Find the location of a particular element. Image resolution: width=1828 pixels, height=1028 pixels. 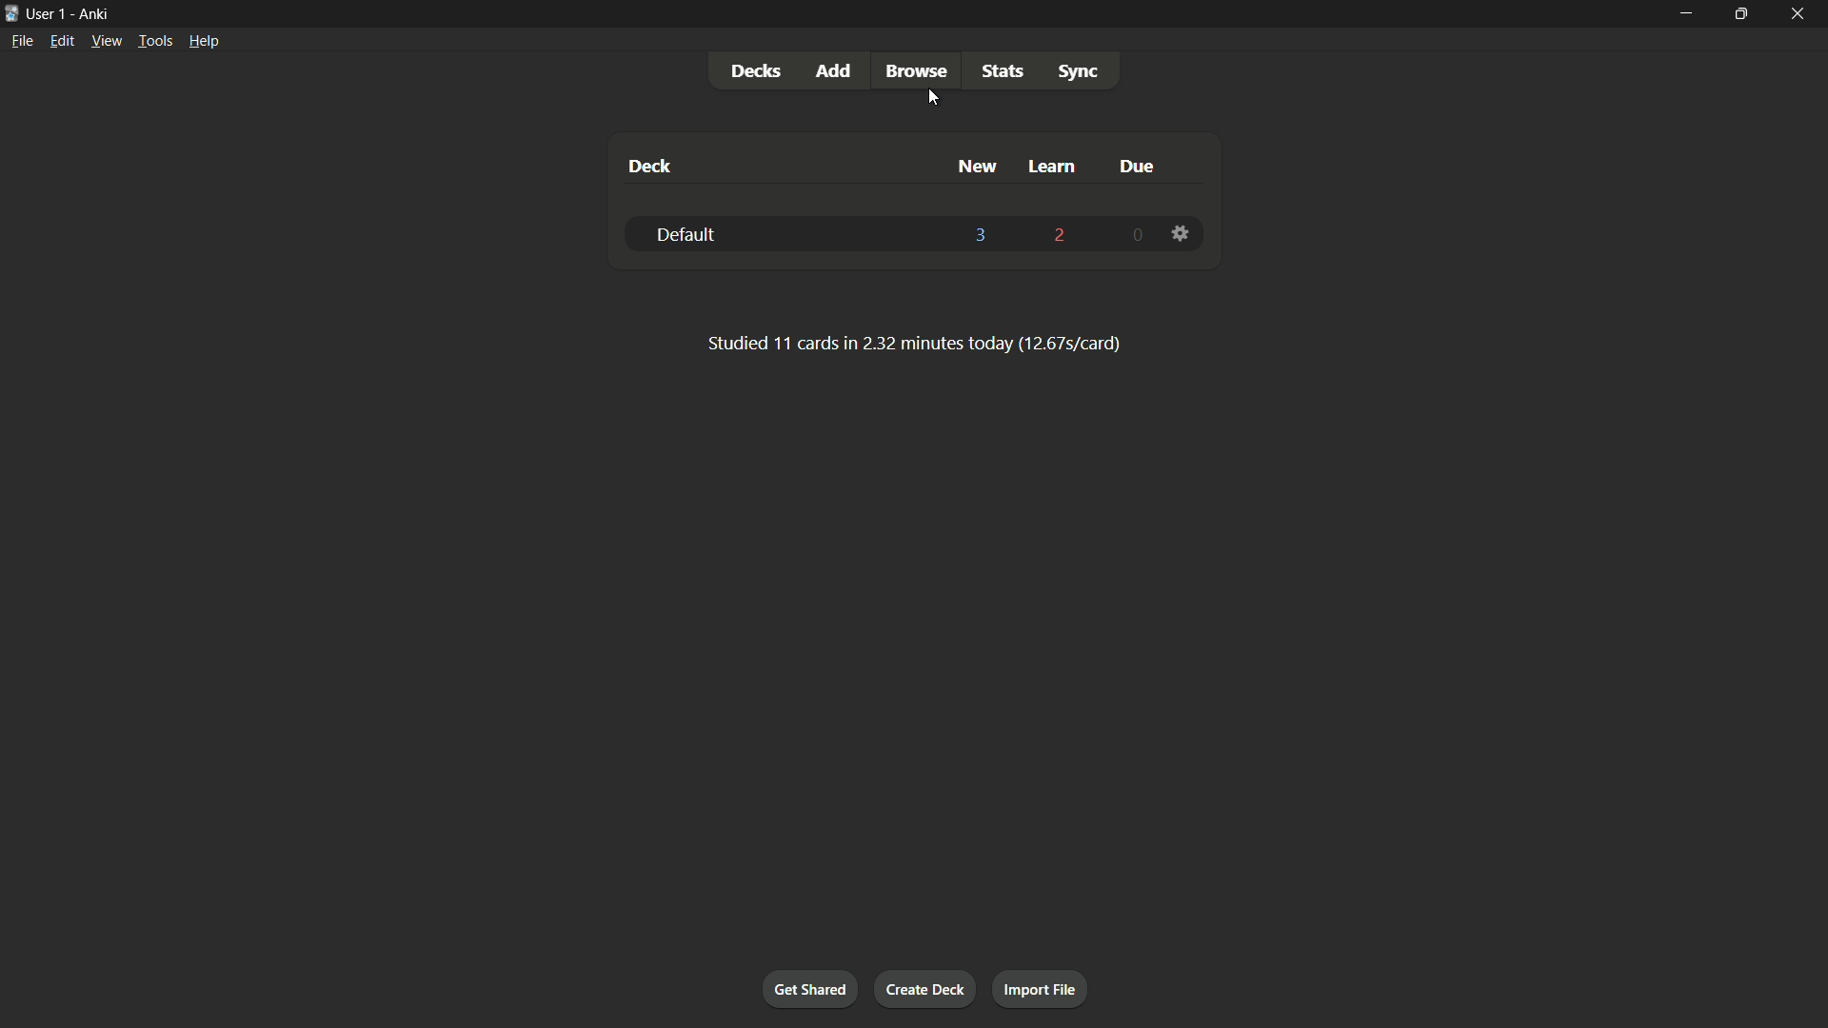

app icon is located at coordinates (11, 12).